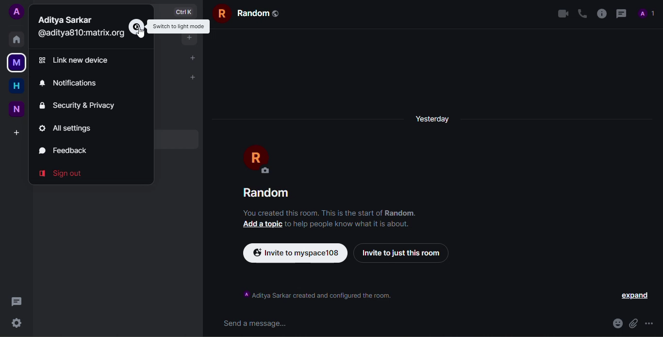  Describe the element at coordinates (635, 295) in the screenshot. I see `expand` at that location.